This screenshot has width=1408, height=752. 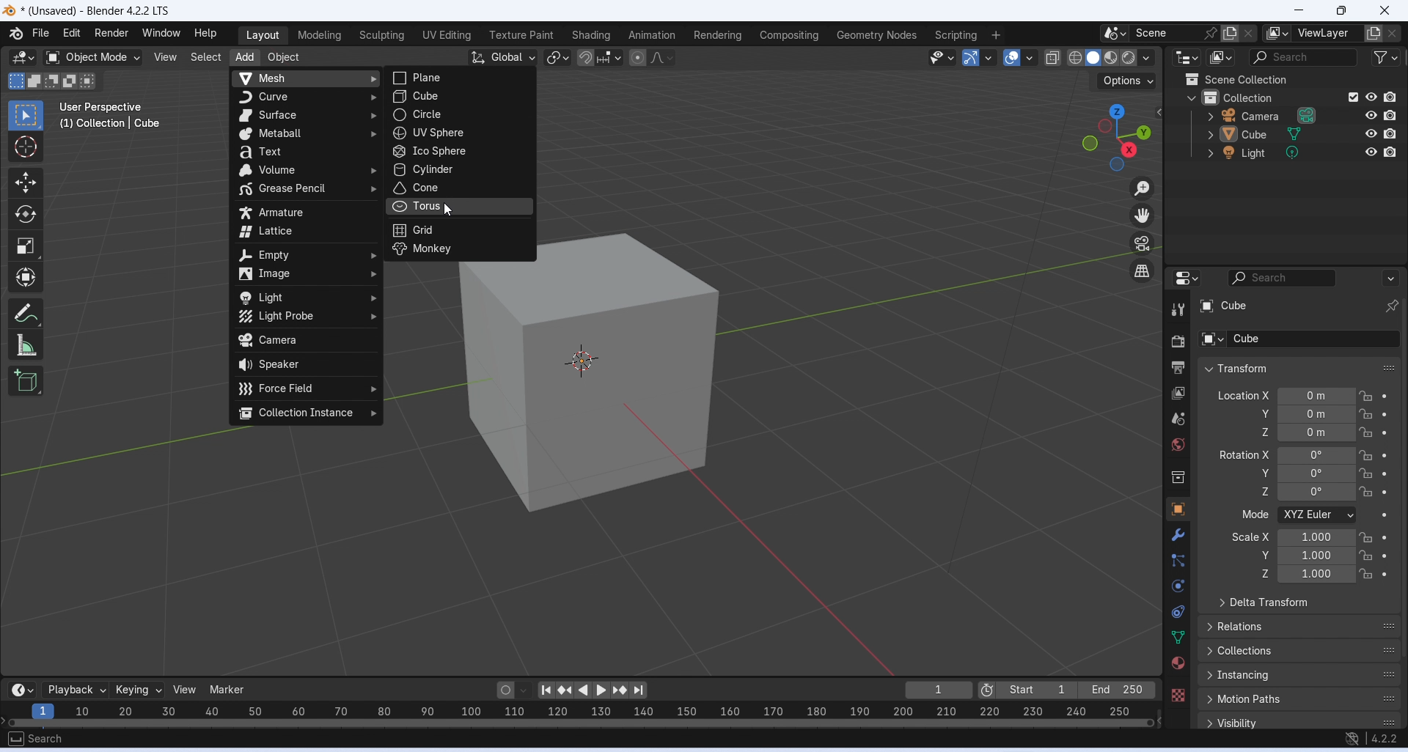 What do you see at coordinates (1221, 58) in the screenshot?
I see `Display mode` at bounding box center [1221, 58].